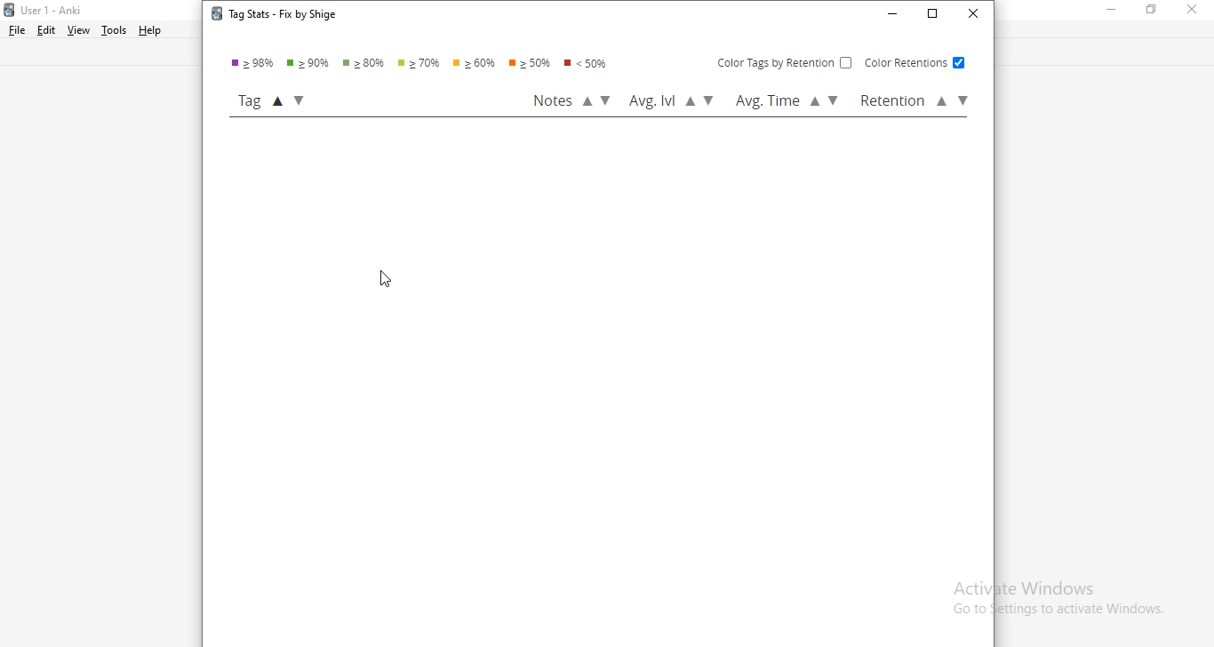 This screenshot has width=1214, height=647. What do you see at coordinates (591, 65) in the screenshot?
I see `<50%` at bounding box center [591, 65].